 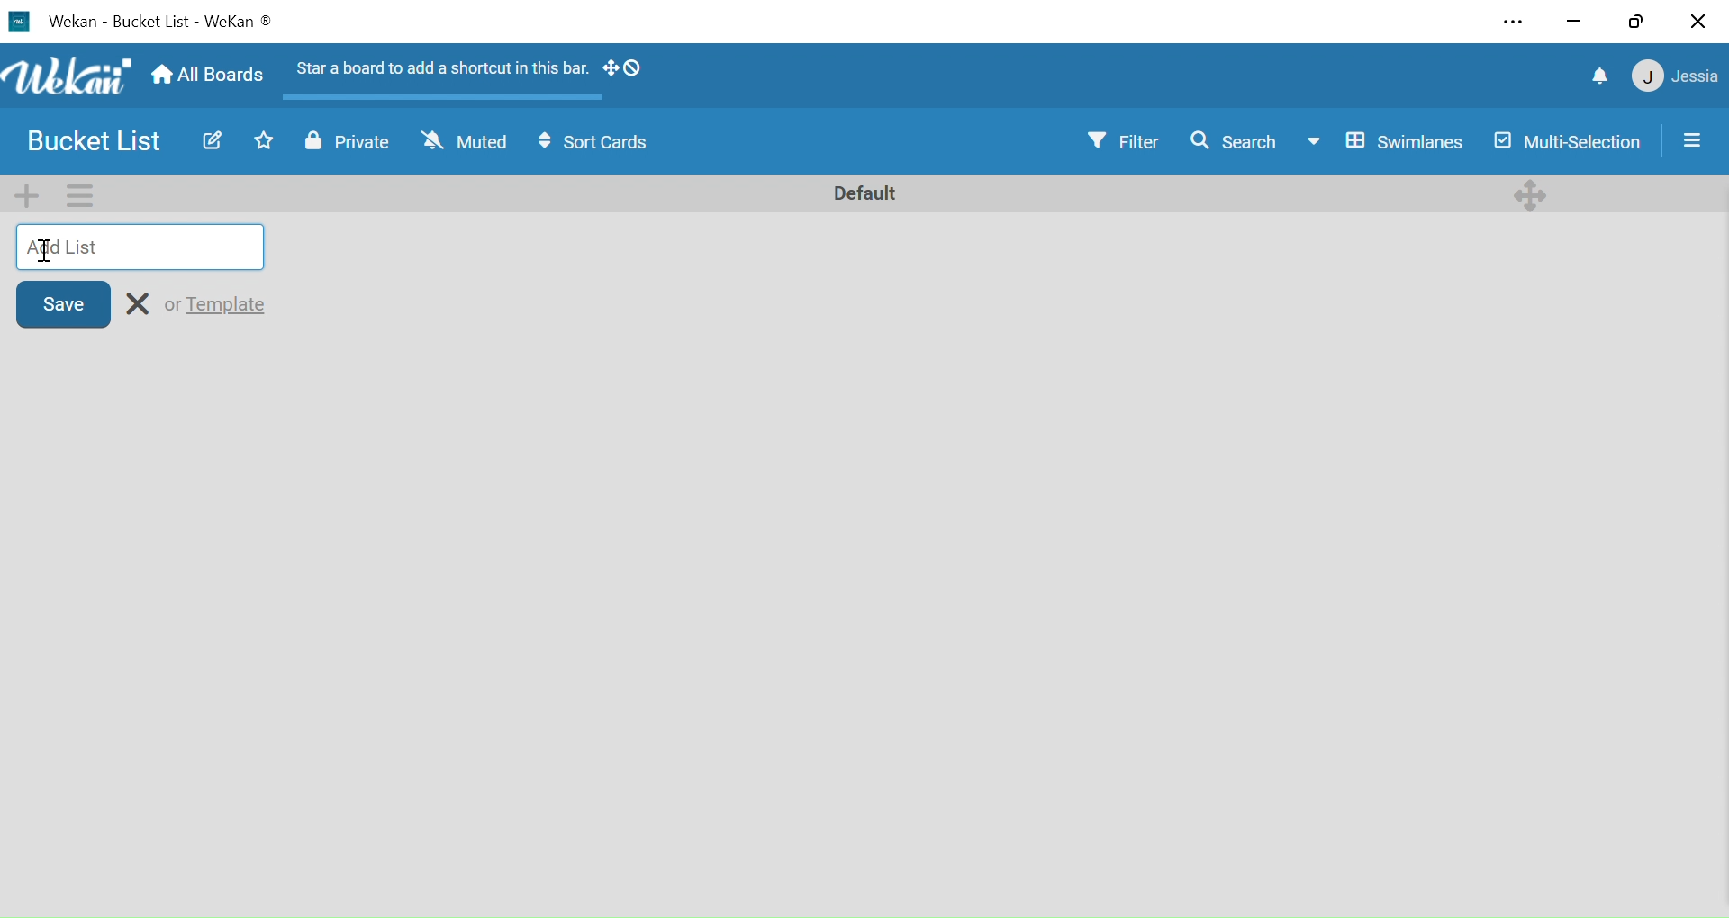 I want to click on Settings and more, so click(x=1517, y=22).